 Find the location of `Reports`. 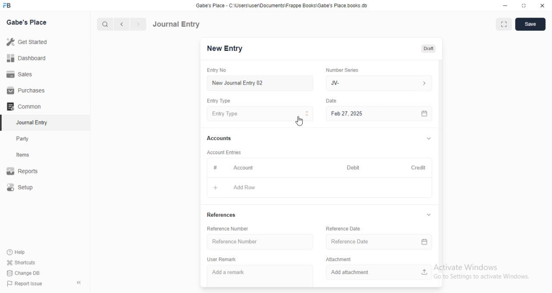

Reports is located at coordinates (23, 170).